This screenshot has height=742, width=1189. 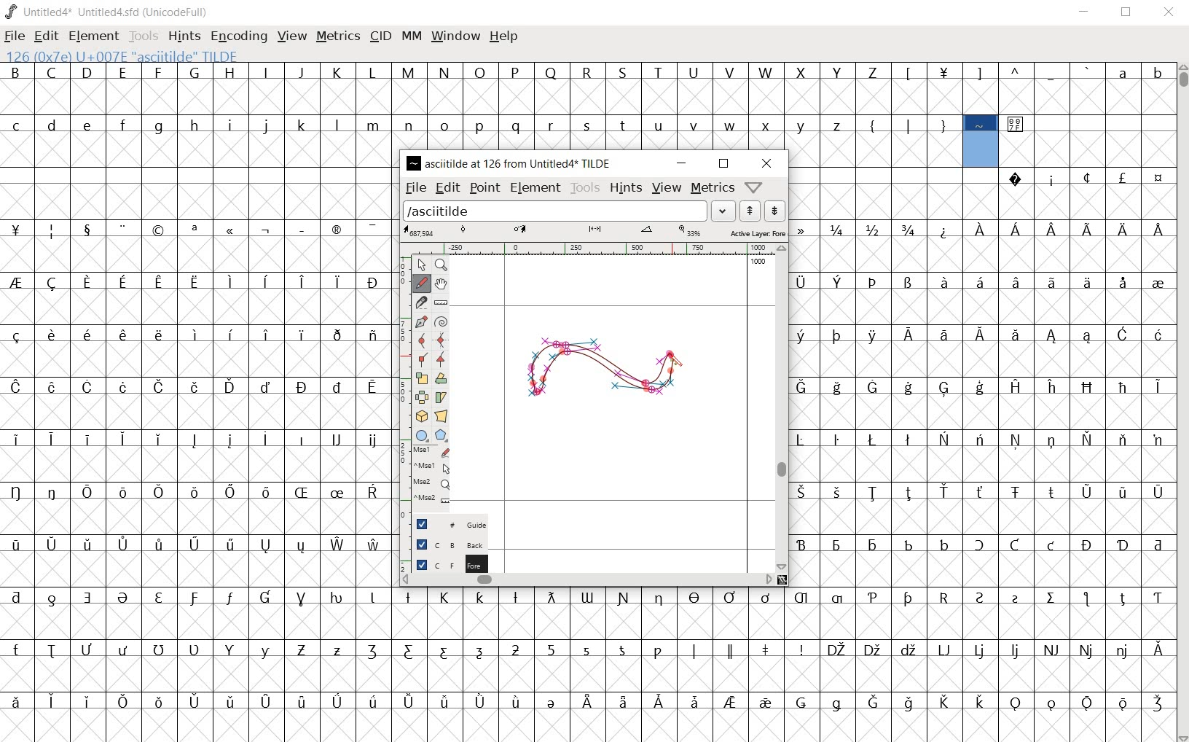 I want to click on ruler, so click(x=606, y=249).